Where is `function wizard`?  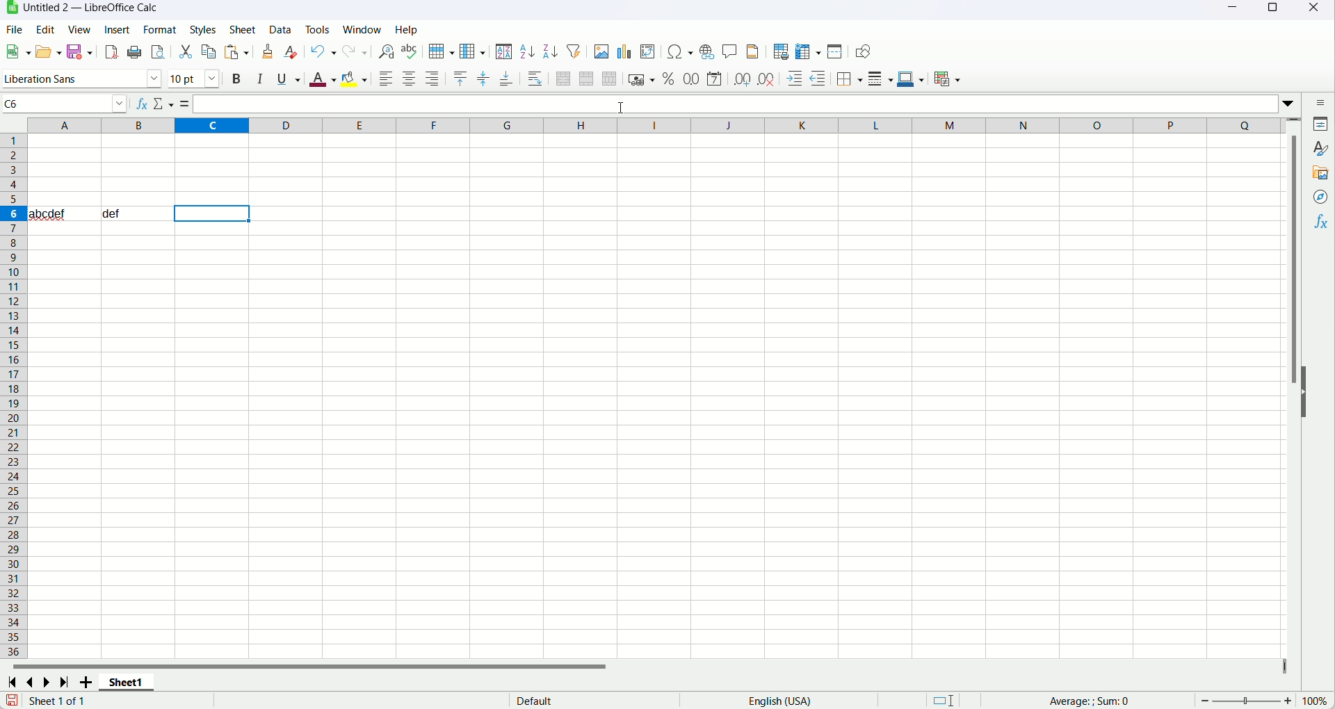
function wizard is located at coordinates (139, 104).